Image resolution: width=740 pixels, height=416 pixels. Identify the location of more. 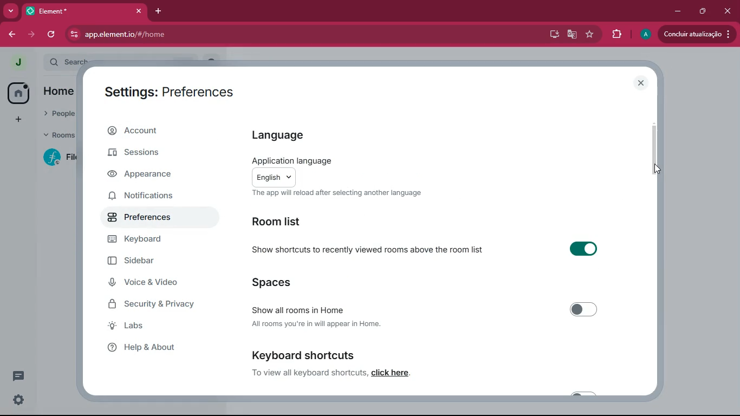
(11, 11).